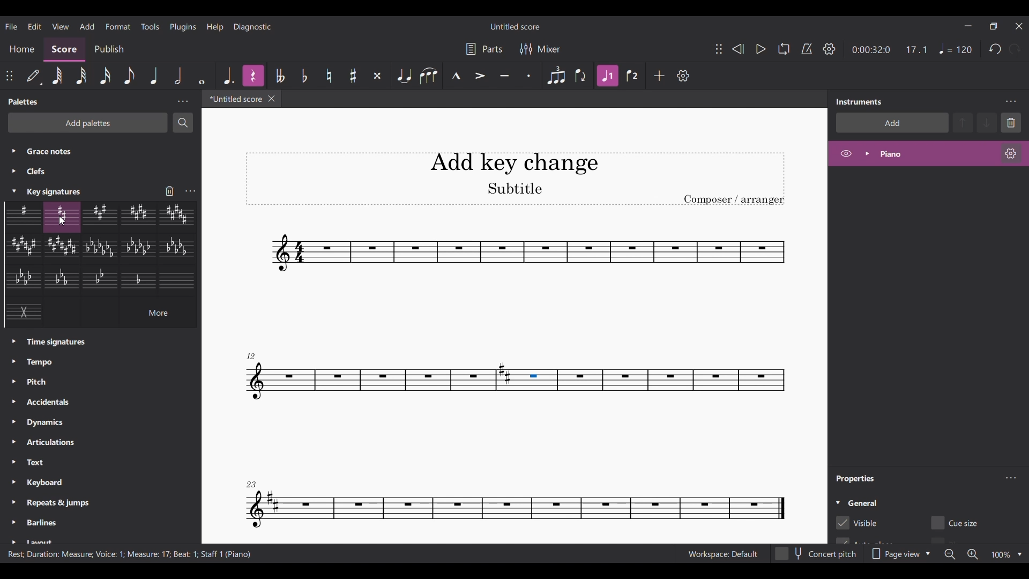 The image size is (1029, 579). Describe the element at coordinates (215, 26) in the screenshot. I see `Help menu` at that location.